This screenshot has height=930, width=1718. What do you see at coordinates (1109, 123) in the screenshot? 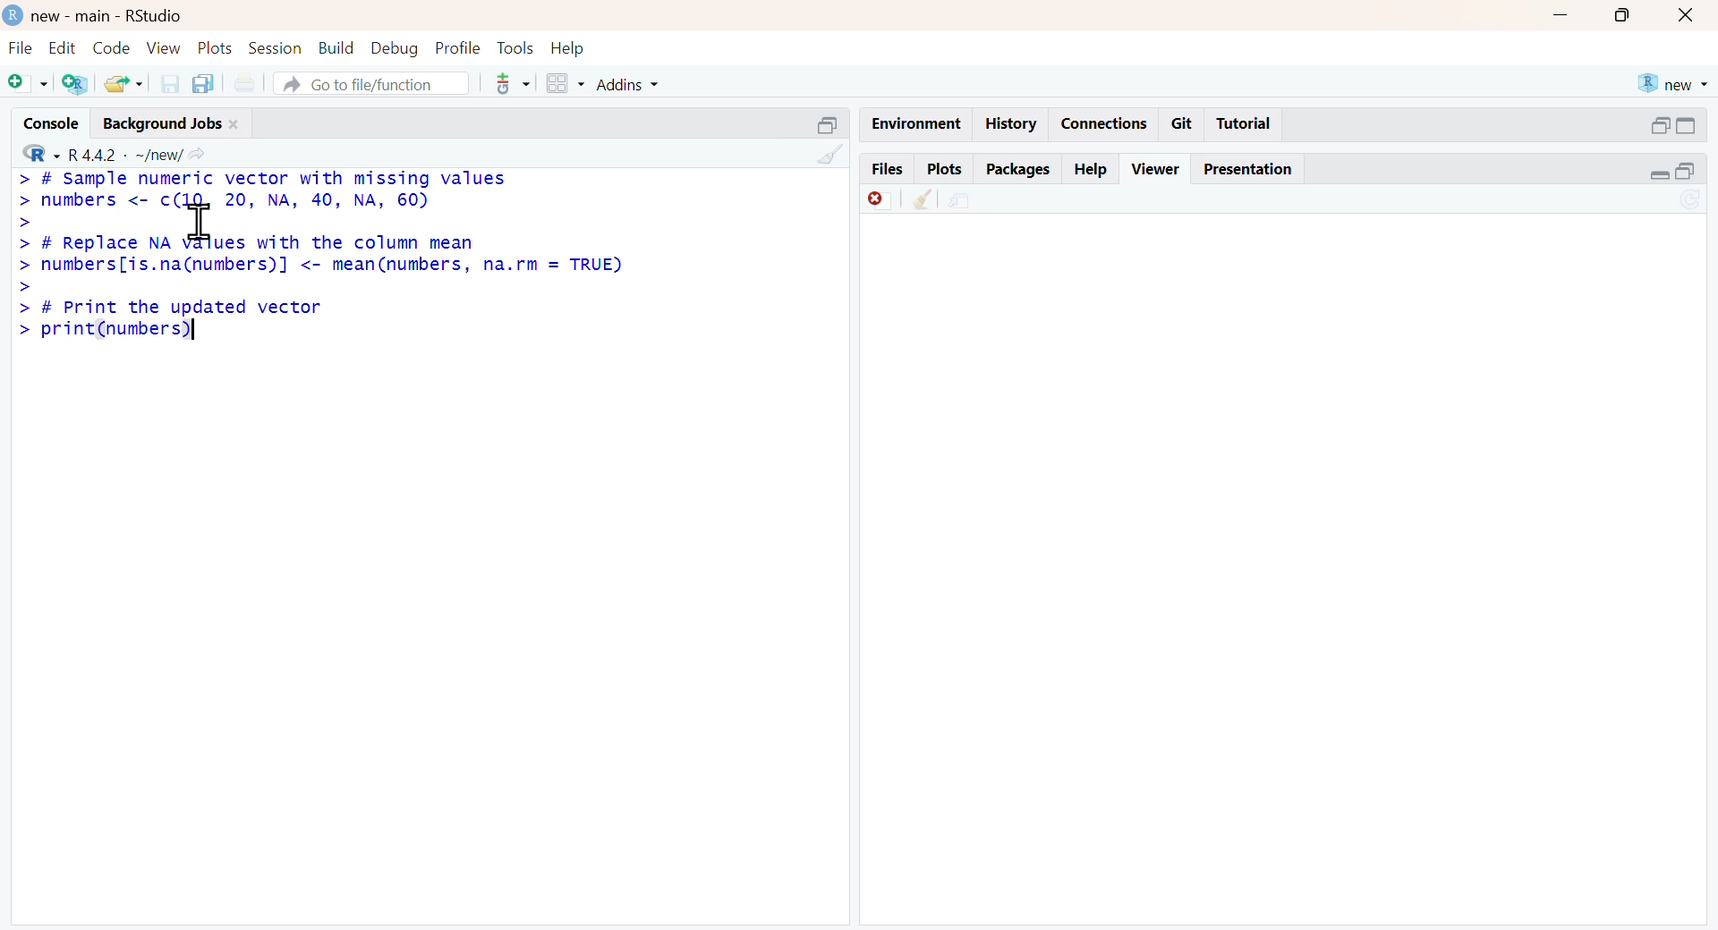
I see `connections` at bounding box center [1109, 123].